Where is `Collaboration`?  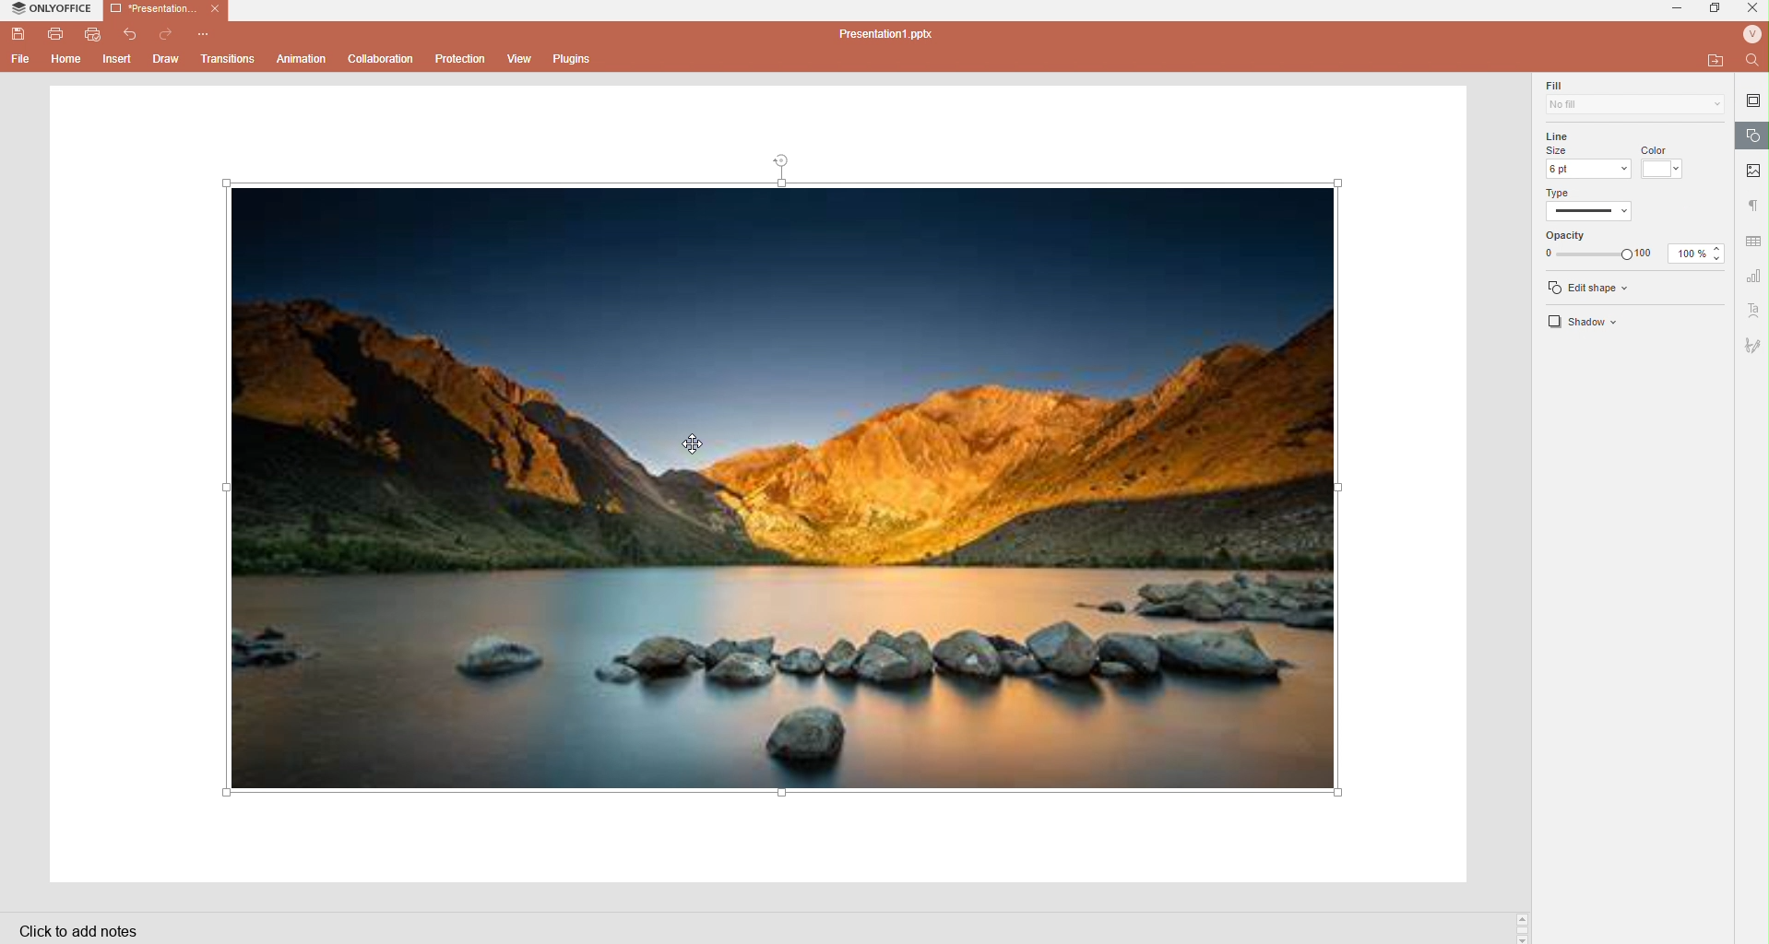 Collaboration is located at coordinates (381, 58).